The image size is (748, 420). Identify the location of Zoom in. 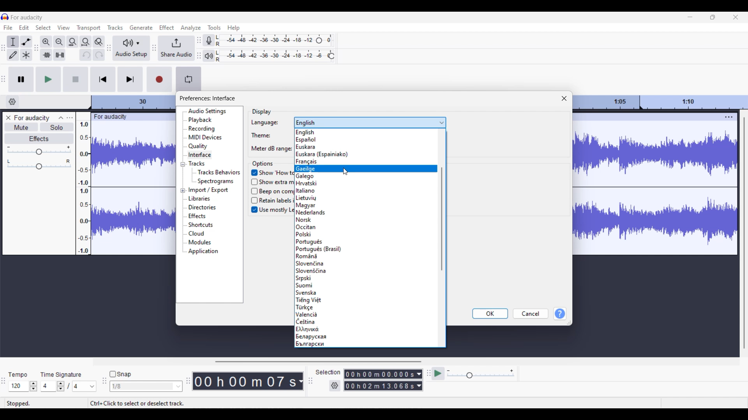
(46, 42).